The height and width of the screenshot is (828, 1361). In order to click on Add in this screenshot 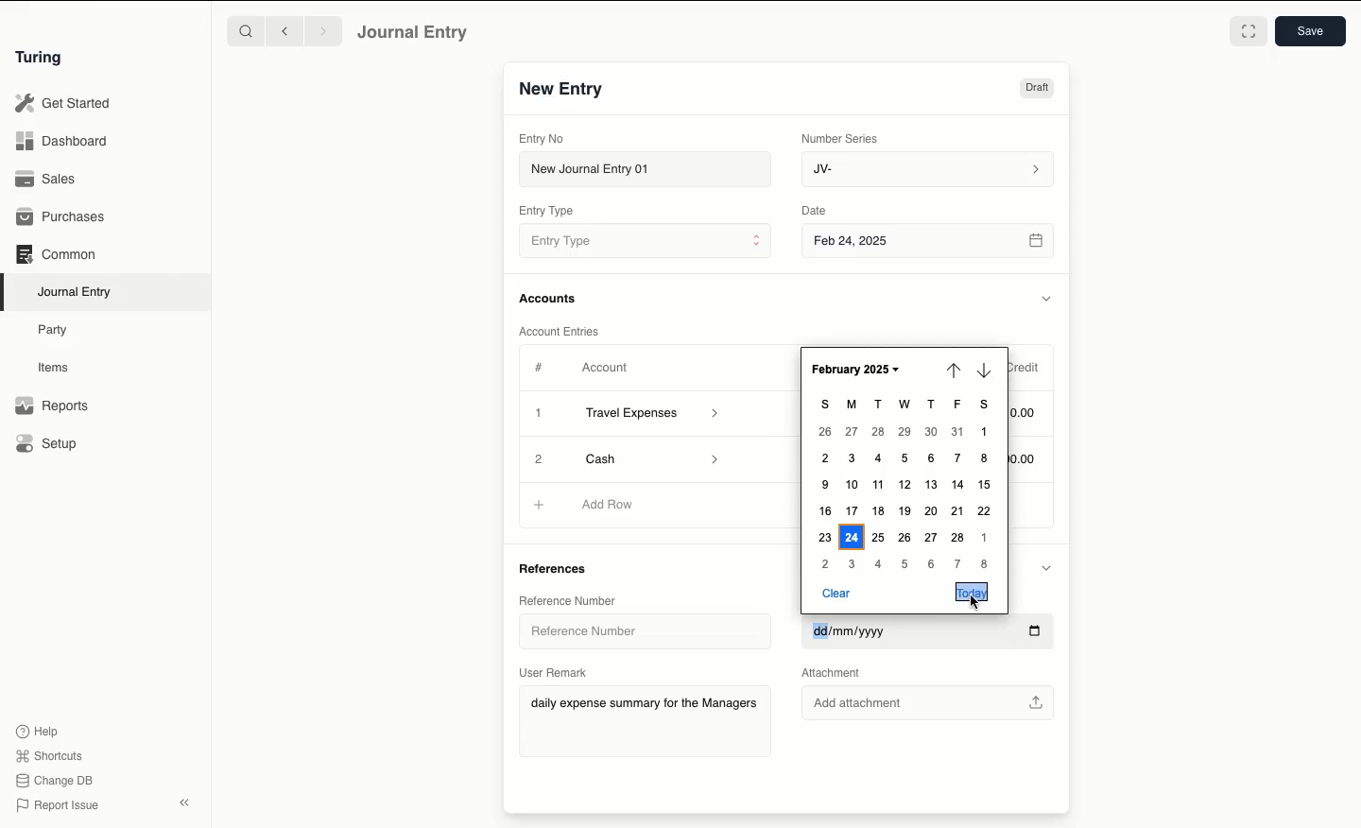, I will do `click(540, 414)`.